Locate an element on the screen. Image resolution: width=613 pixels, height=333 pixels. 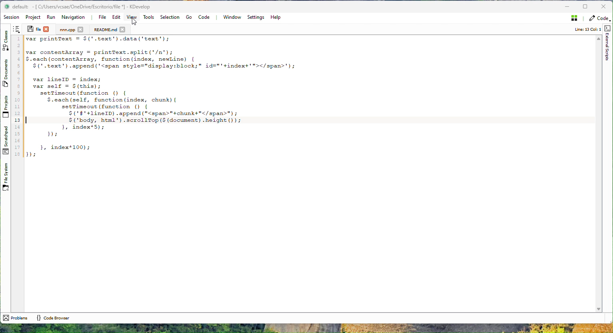
info is located at coordinates (584, 30).